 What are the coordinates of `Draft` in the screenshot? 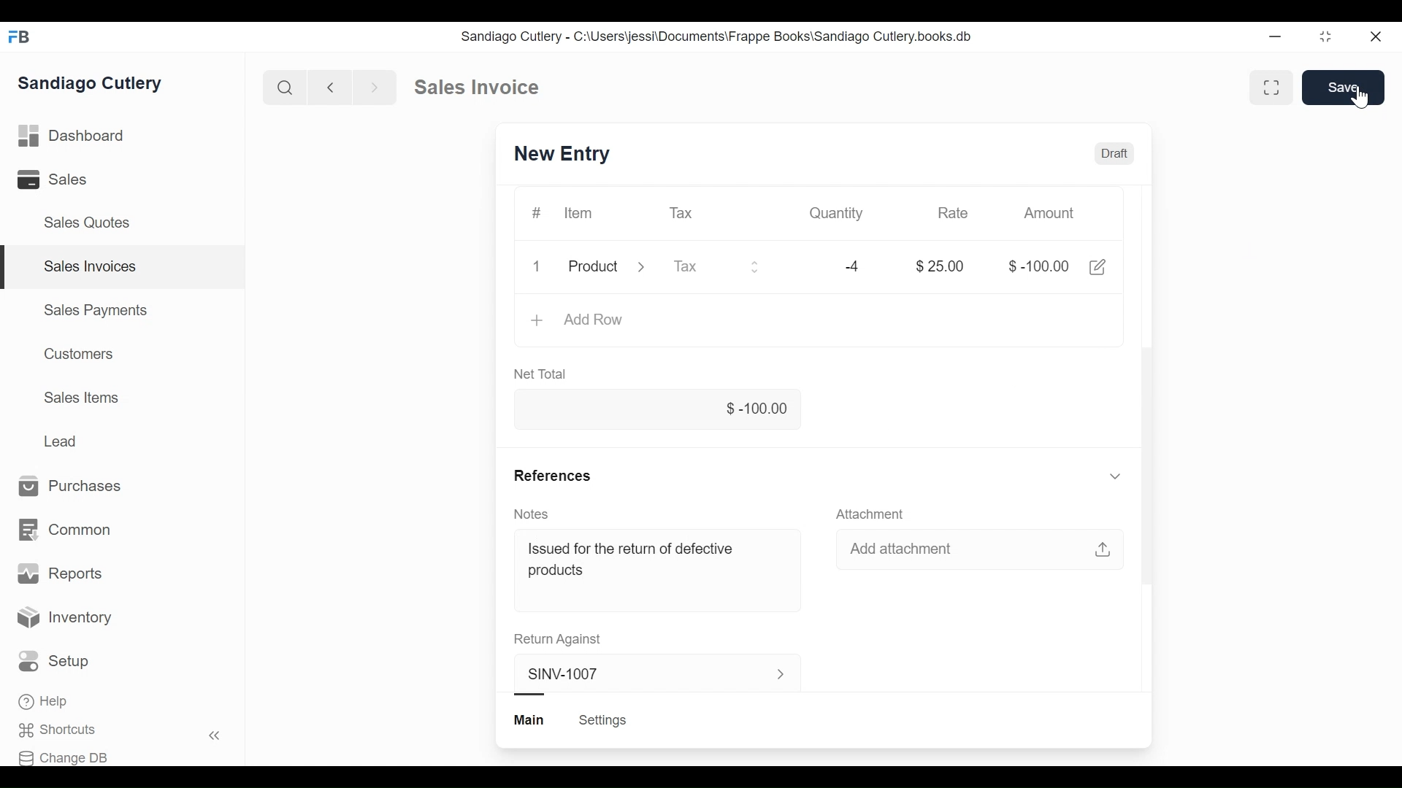 It's located at (1114, 153).